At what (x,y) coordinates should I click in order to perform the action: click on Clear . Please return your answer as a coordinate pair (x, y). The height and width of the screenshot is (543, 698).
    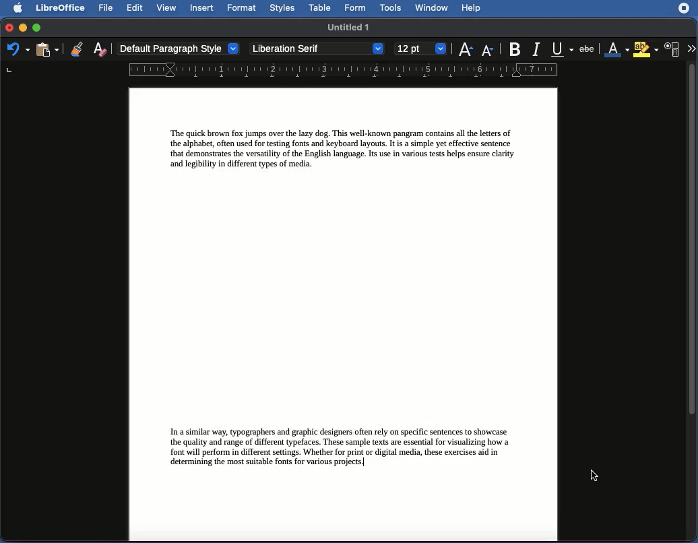
    Looking at the image, I should click on (100, 49).